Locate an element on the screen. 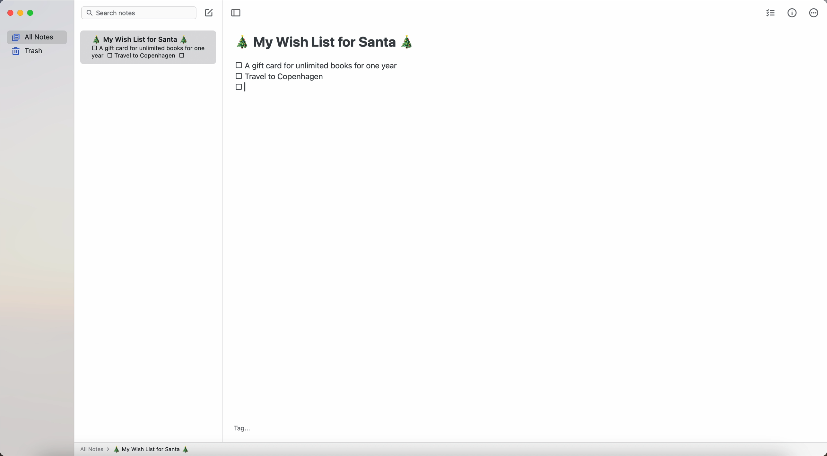 The image size is (827, 456). maximize is located at coordinates (31, 13).